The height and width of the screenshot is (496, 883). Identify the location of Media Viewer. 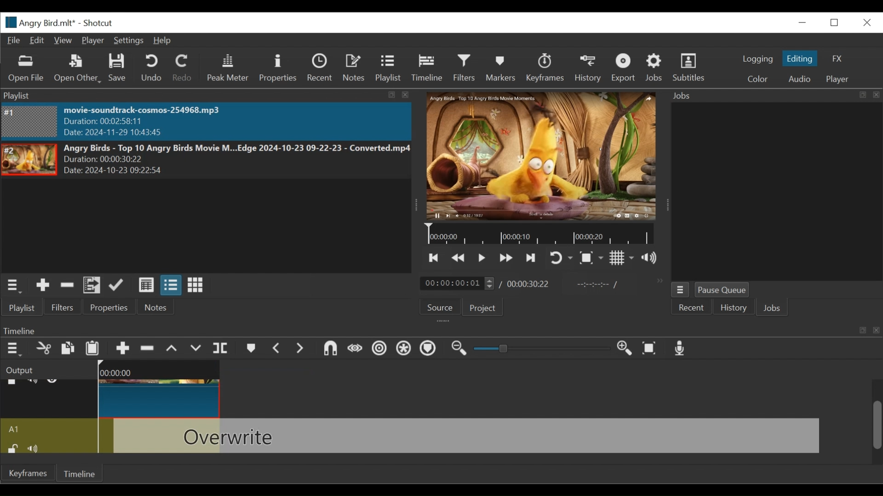
(537, 155).